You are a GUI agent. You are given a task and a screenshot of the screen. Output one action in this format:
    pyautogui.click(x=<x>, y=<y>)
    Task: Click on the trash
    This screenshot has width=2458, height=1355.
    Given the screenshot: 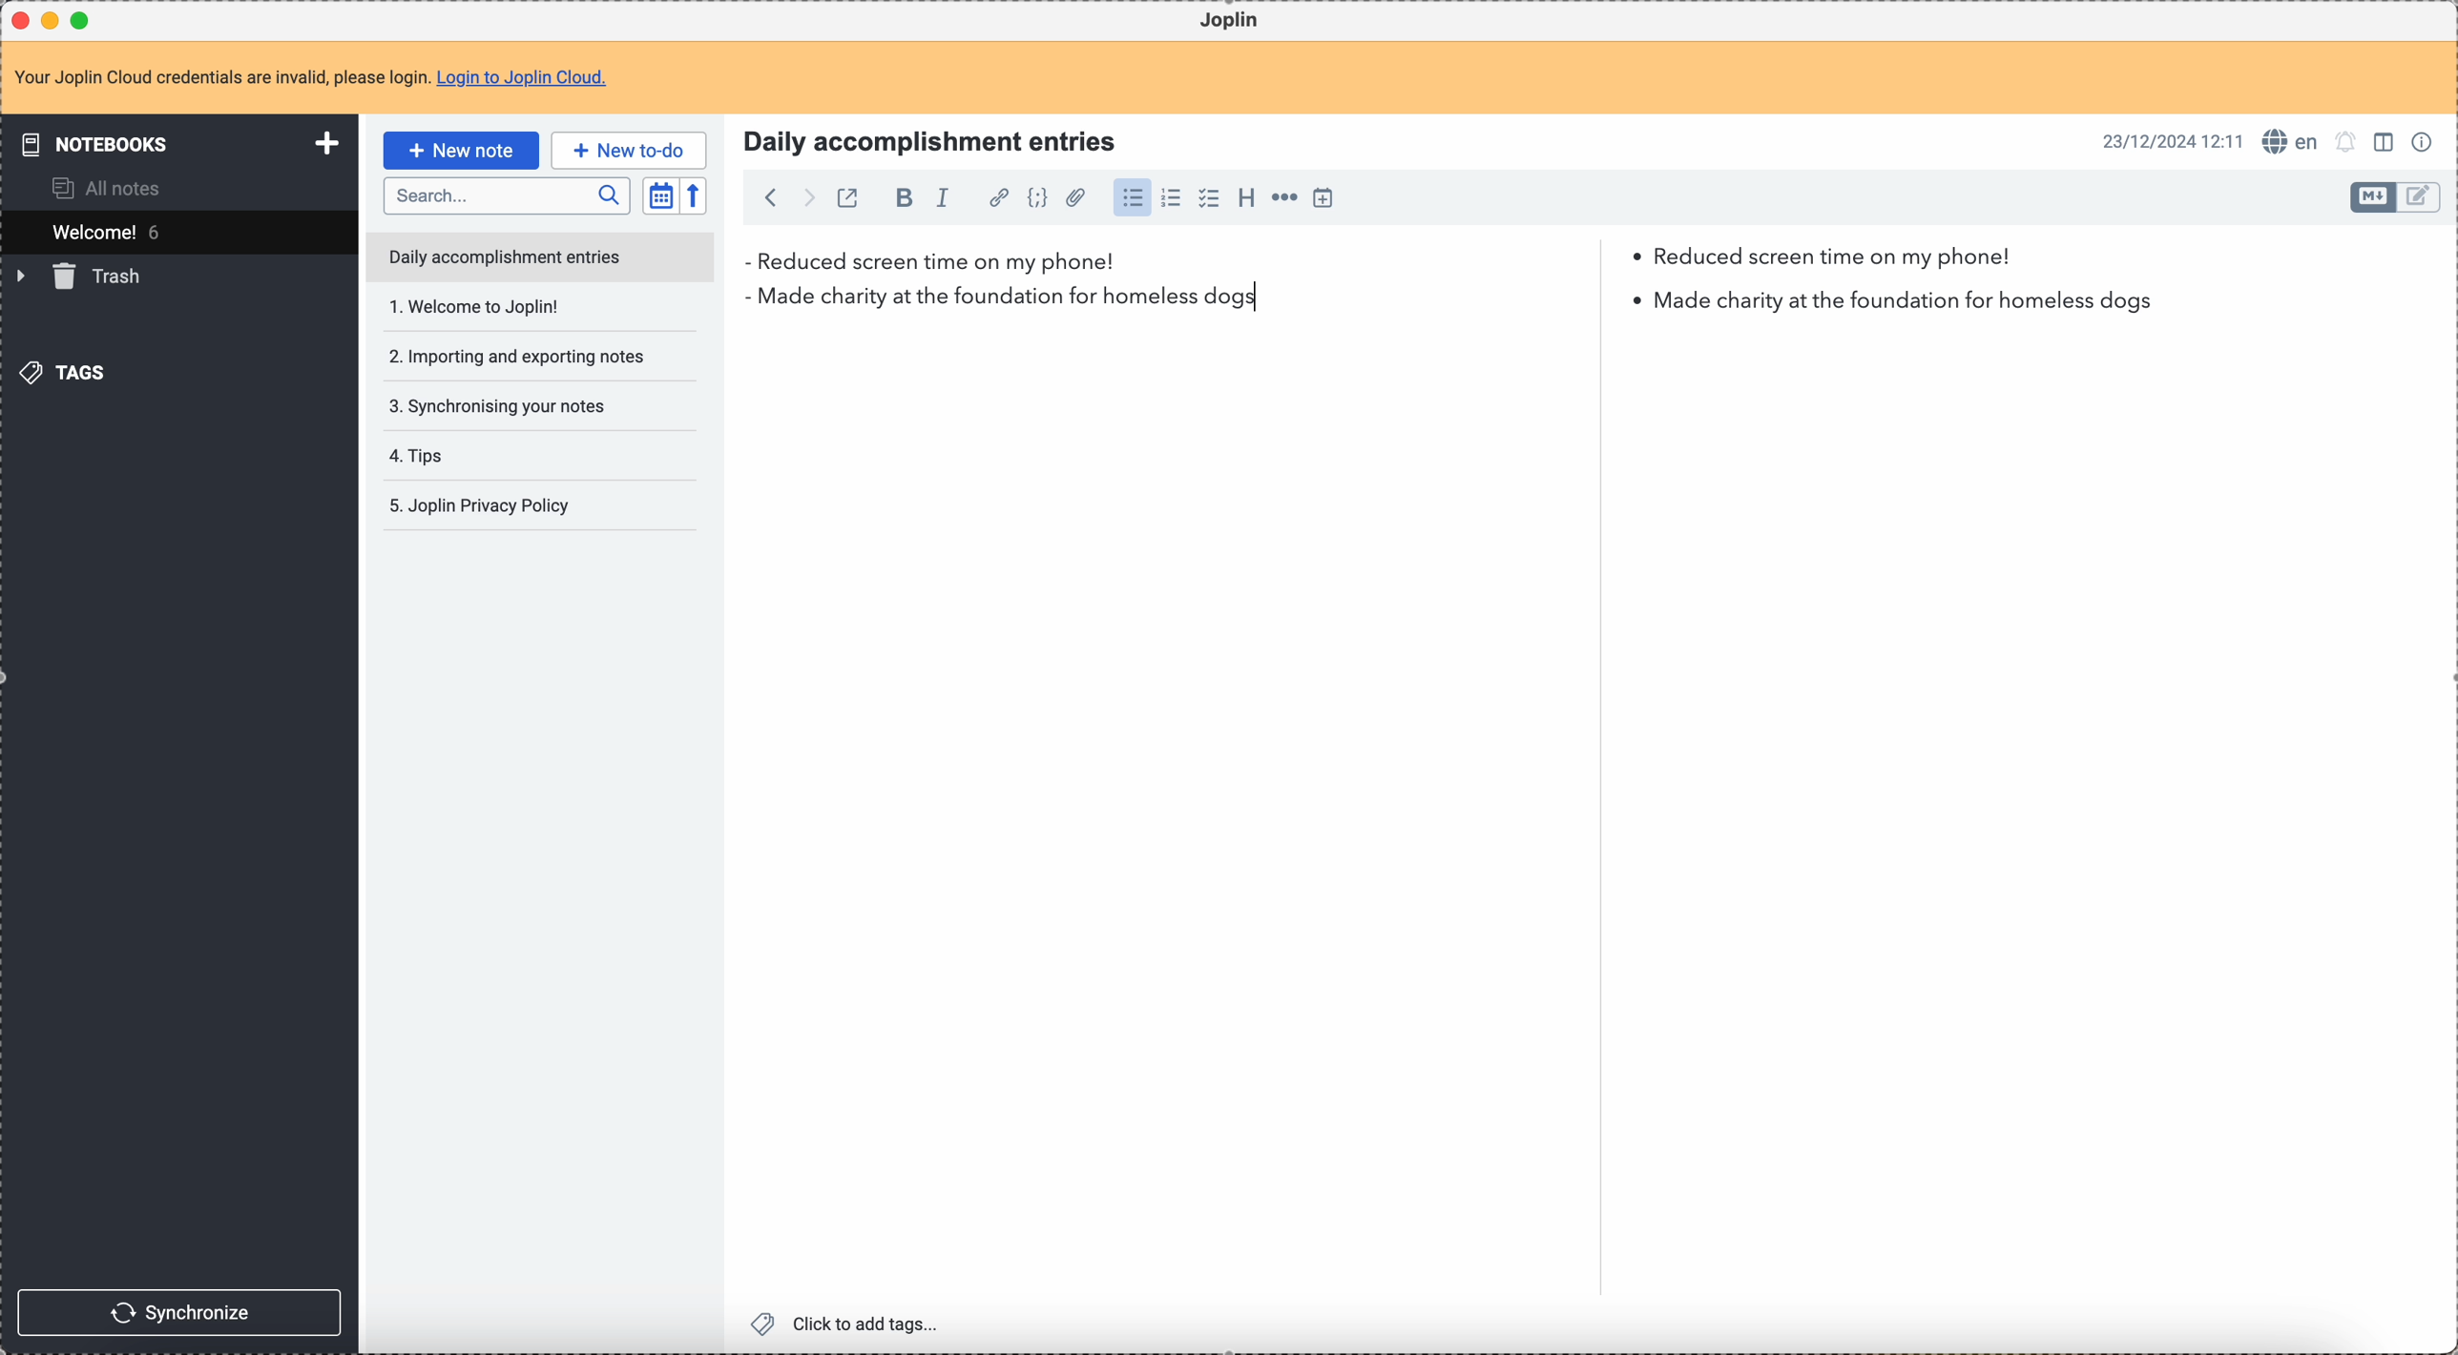 What is the action you would take?
    pyautogui.click(x=83, y=277)
    